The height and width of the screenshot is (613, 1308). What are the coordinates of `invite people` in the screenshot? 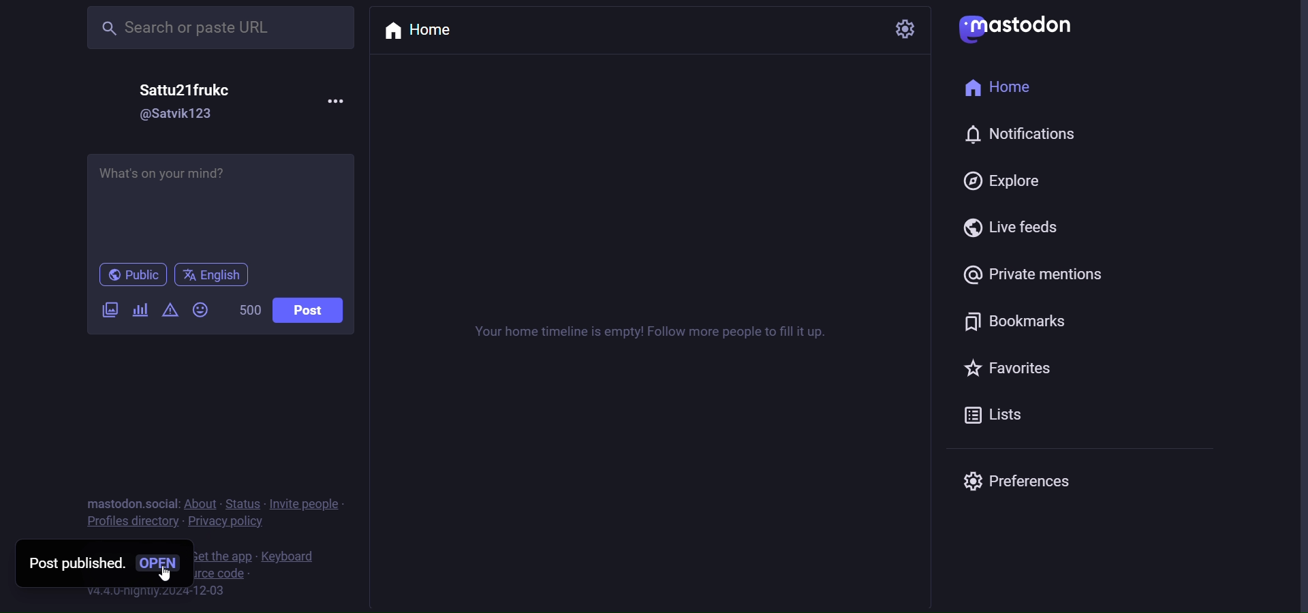 It's located at (309, 503).